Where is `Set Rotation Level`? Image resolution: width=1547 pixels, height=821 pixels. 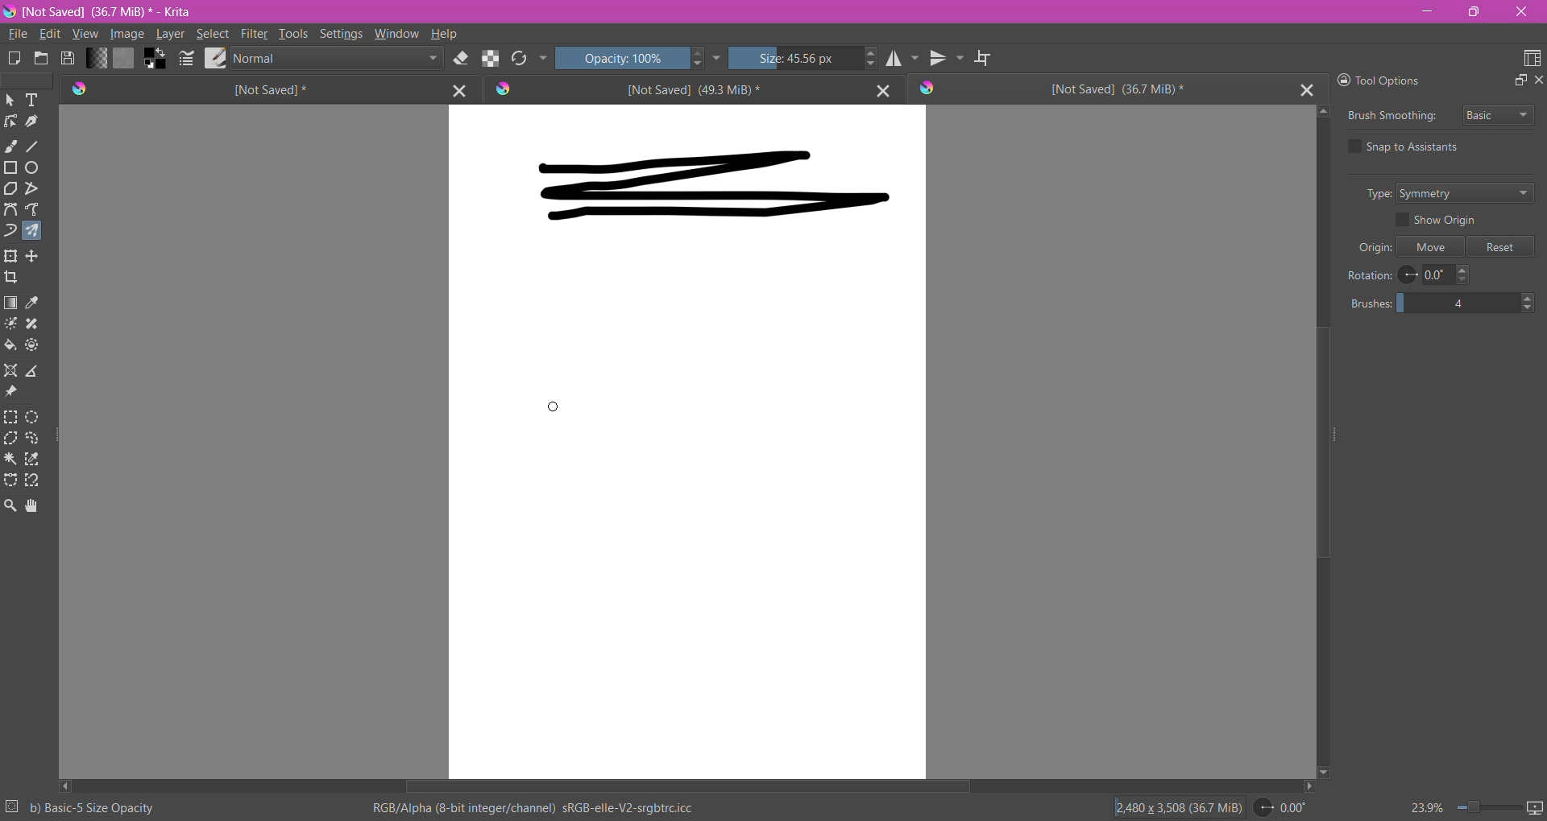
Set Rotation Level is located at coordinates (1441, 277).